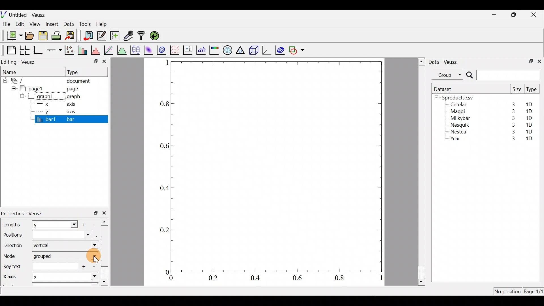 This screenshot has width=544, height=306. What do you see at coordinates (115, 36) in the screenshot?
I see `Create new dataset using ranges, parametrically, or as functions of existing datasets.` at bounding box center [115, 36].